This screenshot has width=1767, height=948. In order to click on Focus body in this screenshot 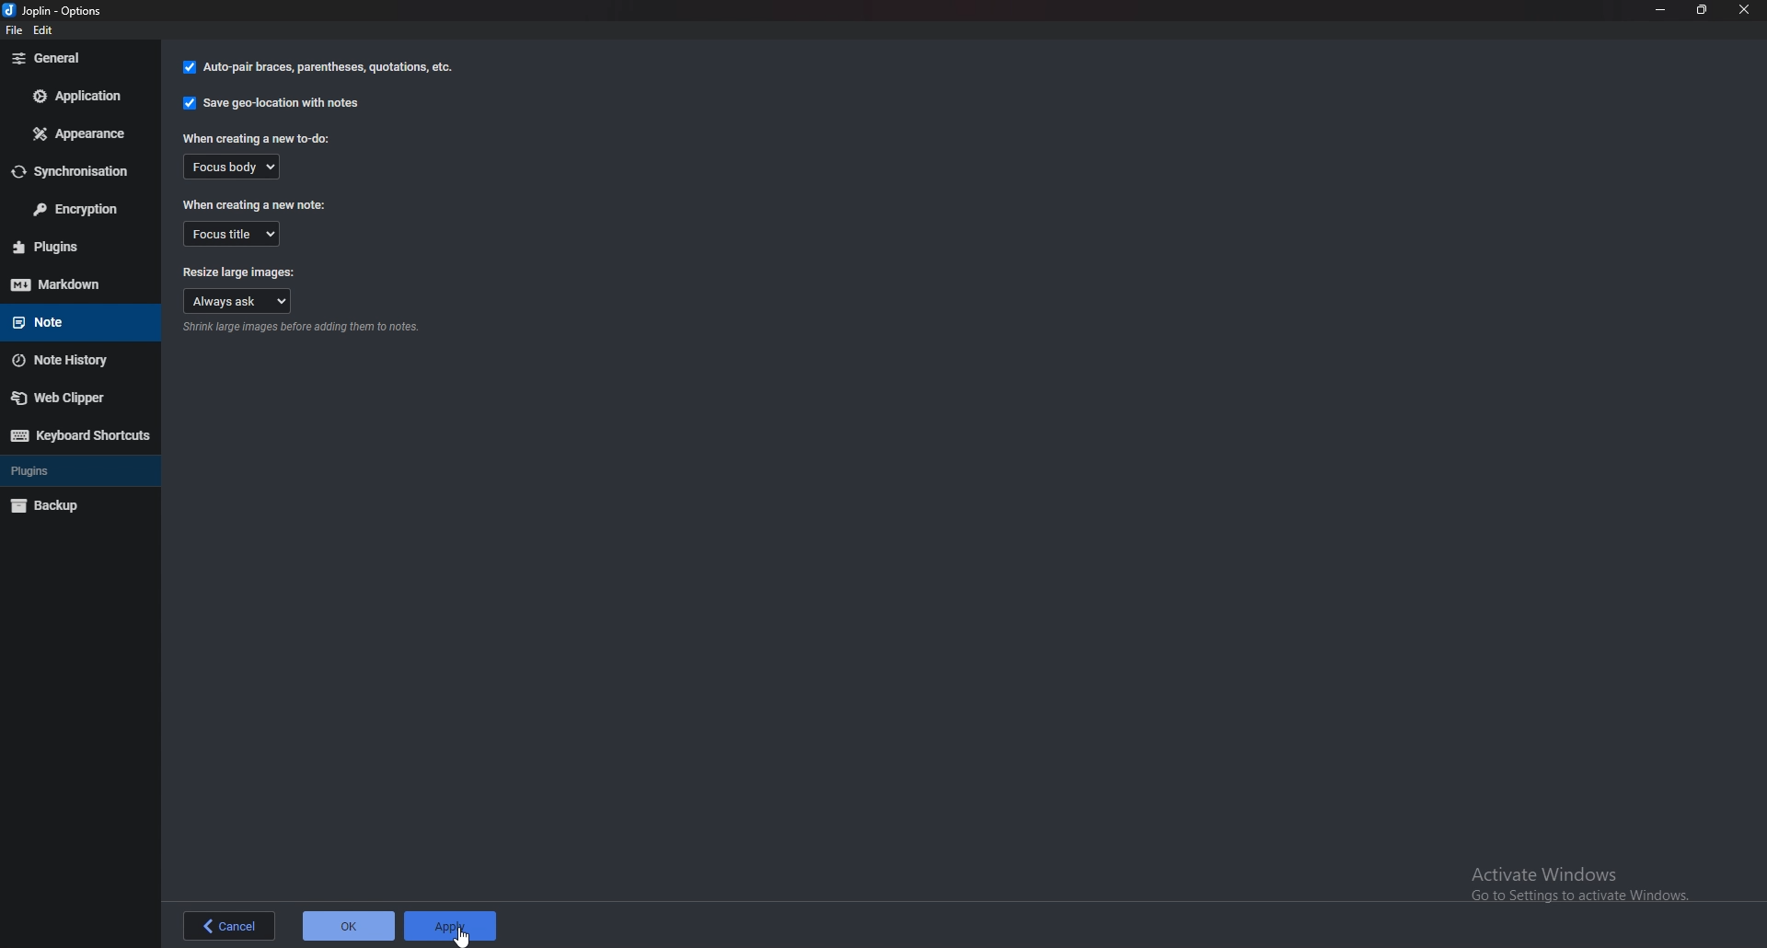, I will do `click(240, 168)`.